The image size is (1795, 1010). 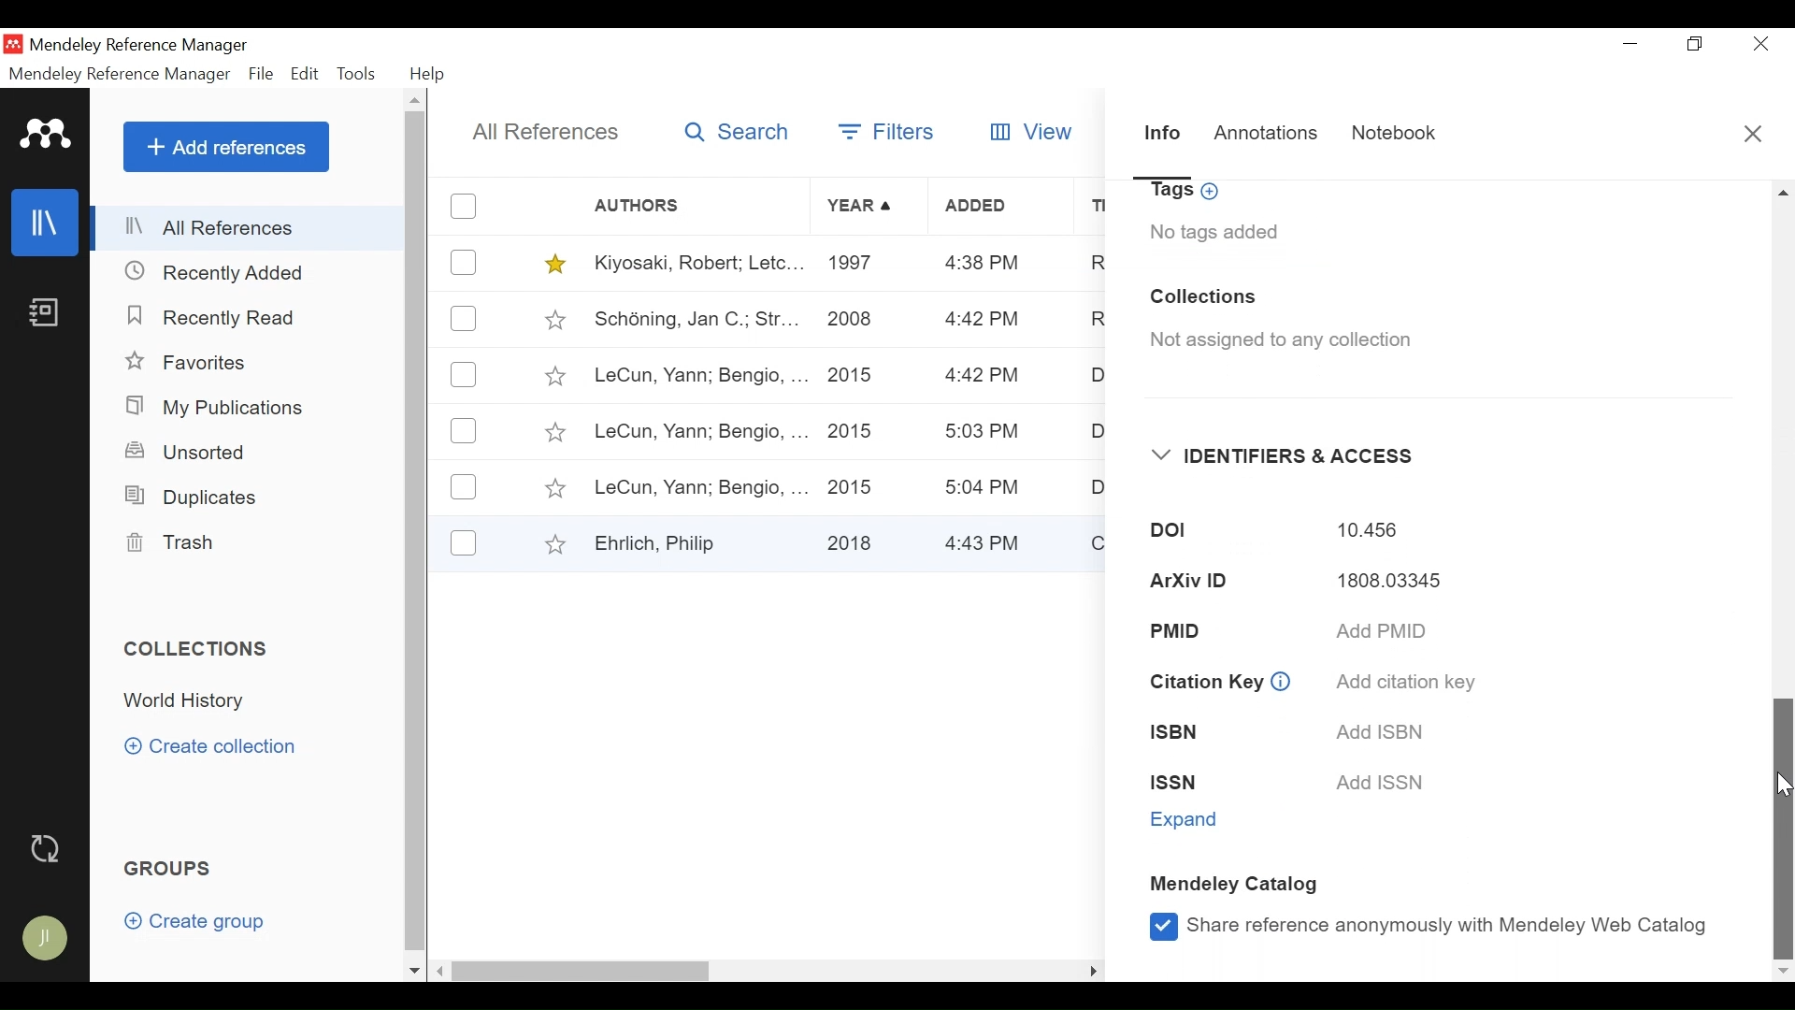 I want to click on 1997, so click(x=854, y=266).